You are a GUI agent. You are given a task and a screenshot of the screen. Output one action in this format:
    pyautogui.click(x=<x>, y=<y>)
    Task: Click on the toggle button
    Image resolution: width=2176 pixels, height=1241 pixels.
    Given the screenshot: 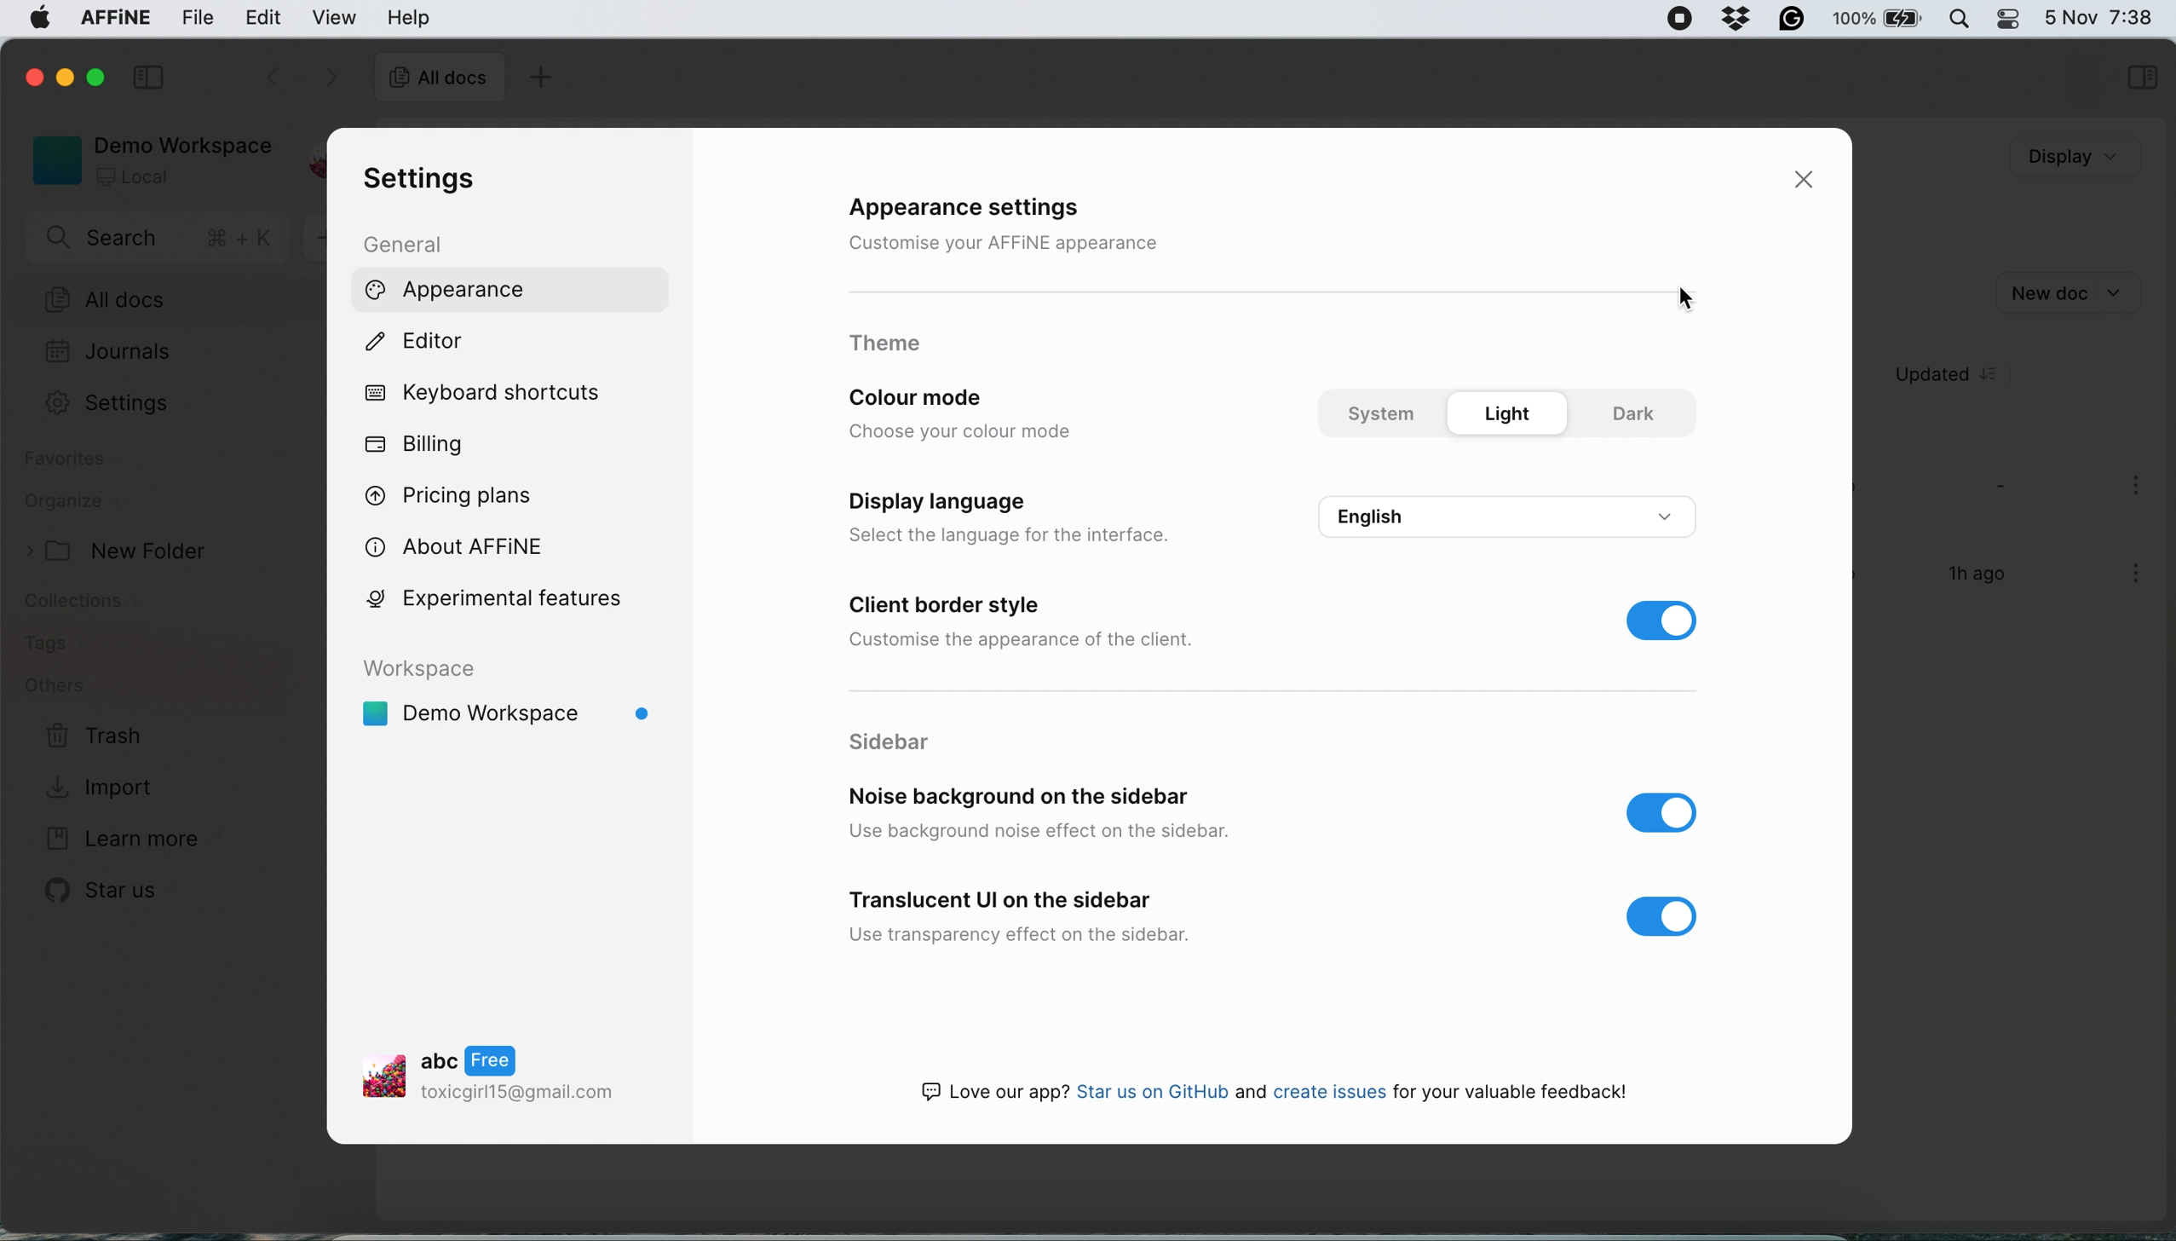 What is the action you would take?
    pyautogui.click(x=1668, y=812)
    